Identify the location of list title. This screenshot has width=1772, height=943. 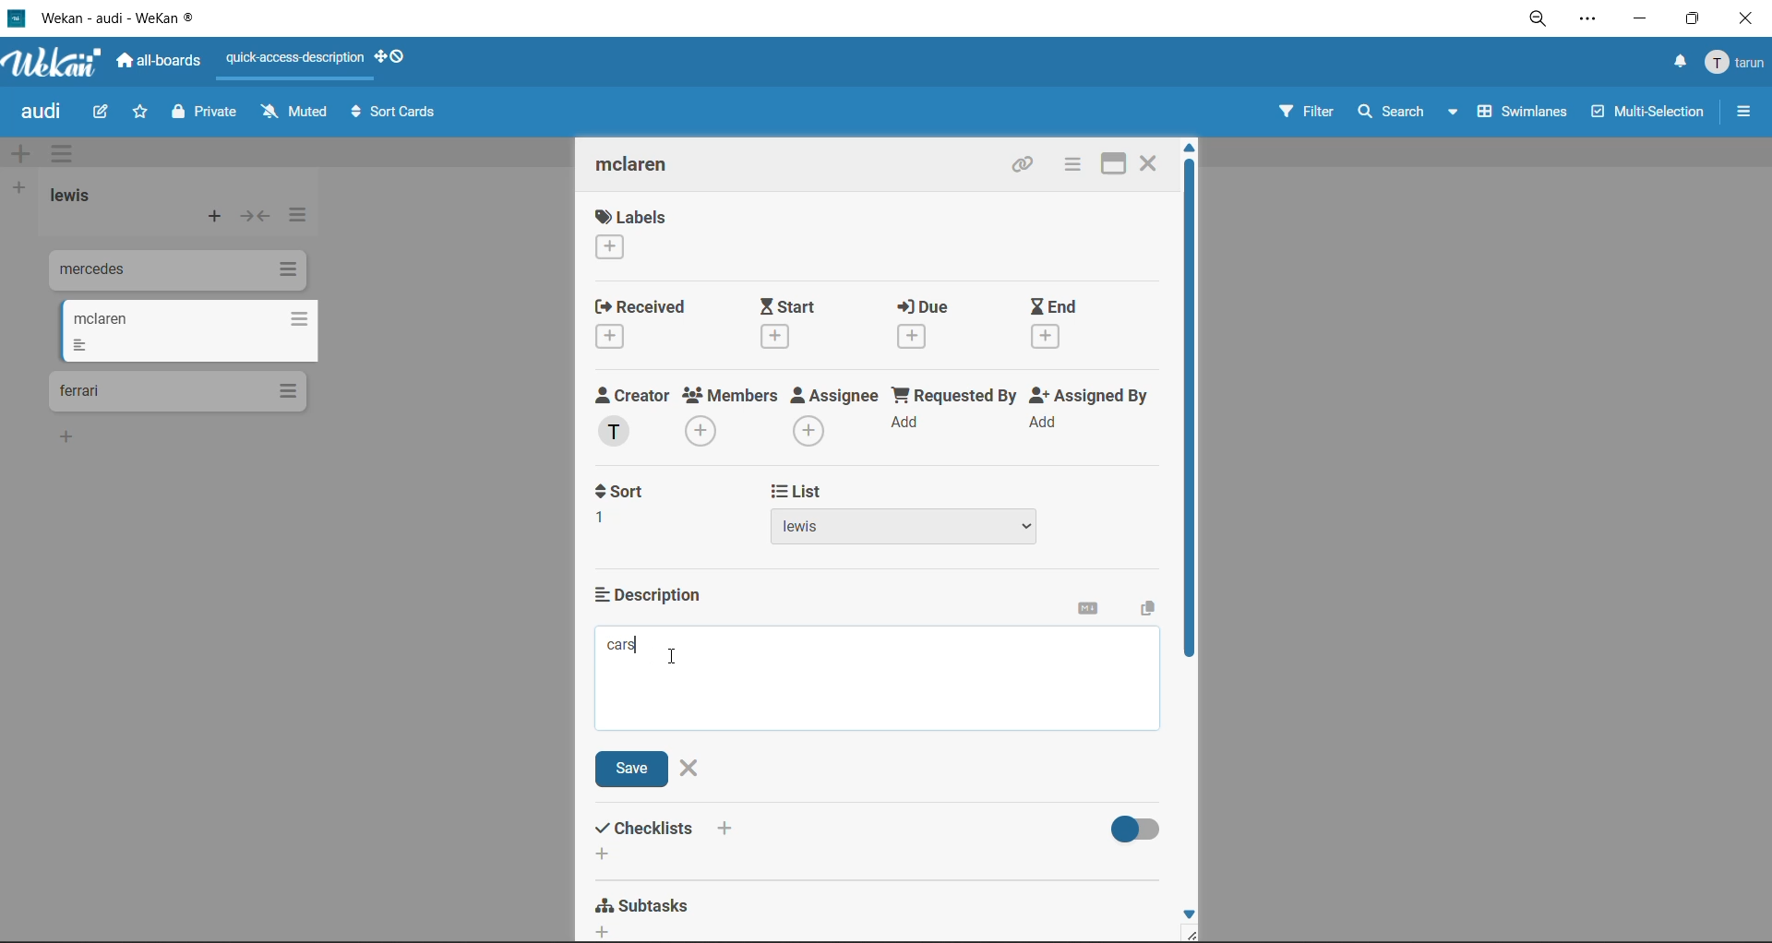
(78, 197).